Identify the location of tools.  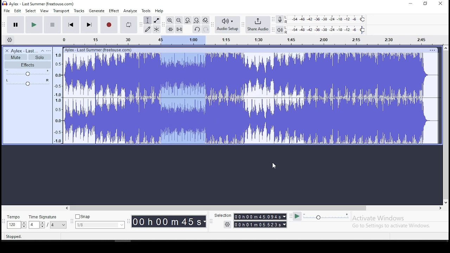
(146, 11).